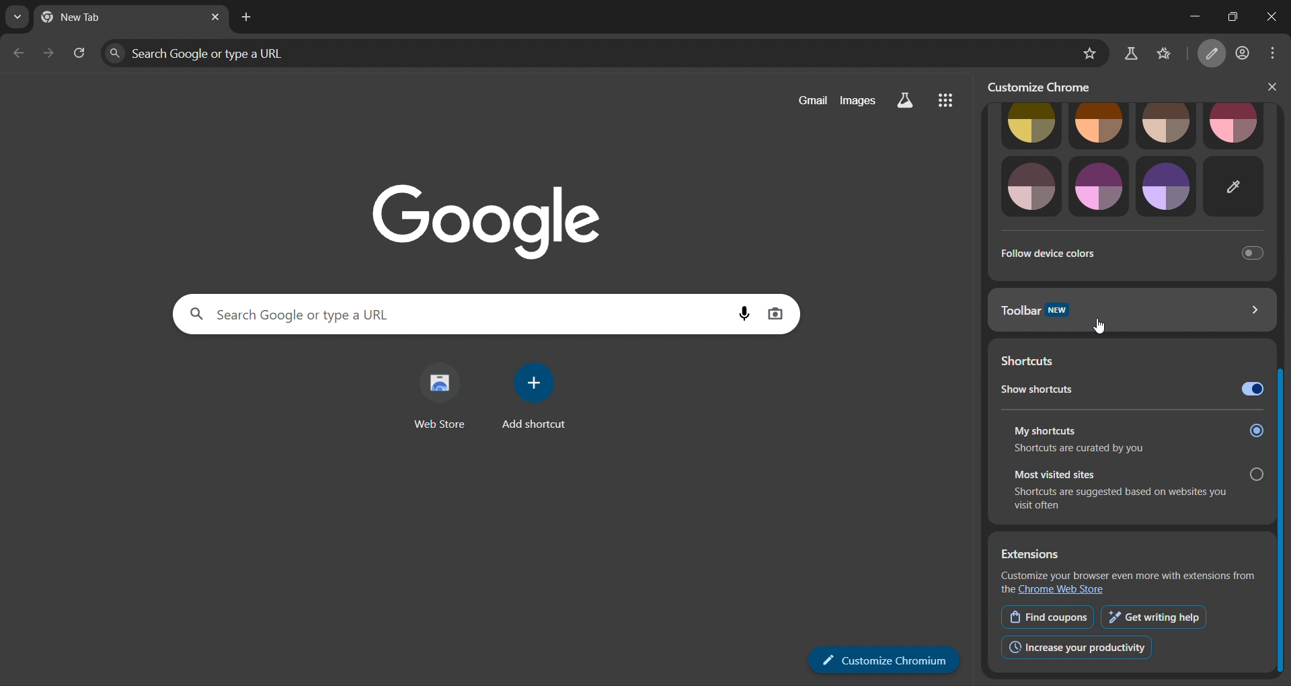 This screenshot has height=686, width=1291. I want to click on close tab, so click(217, 17).